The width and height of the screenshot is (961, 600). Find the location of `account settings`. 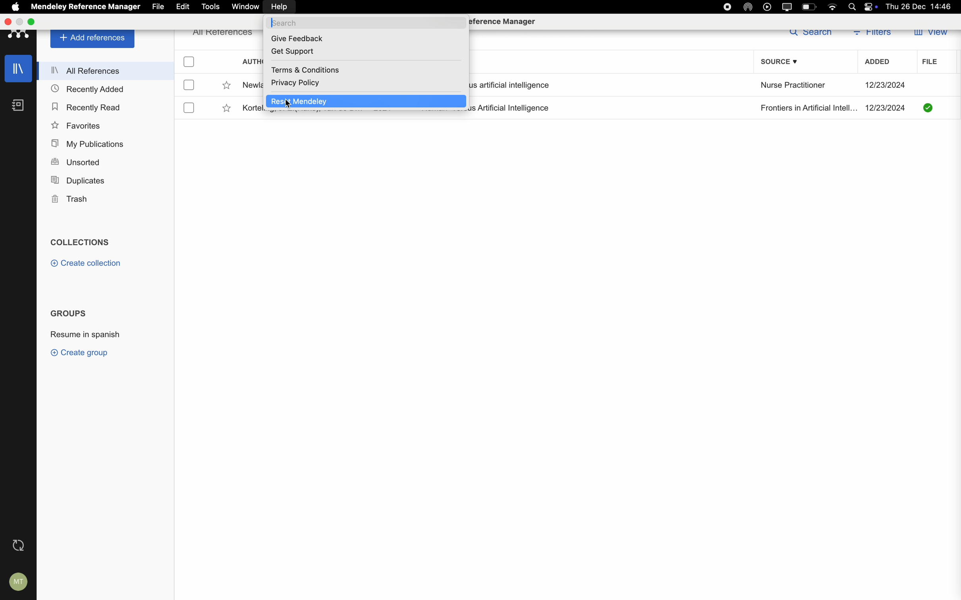

account settings is located at coordinates (20, 583).